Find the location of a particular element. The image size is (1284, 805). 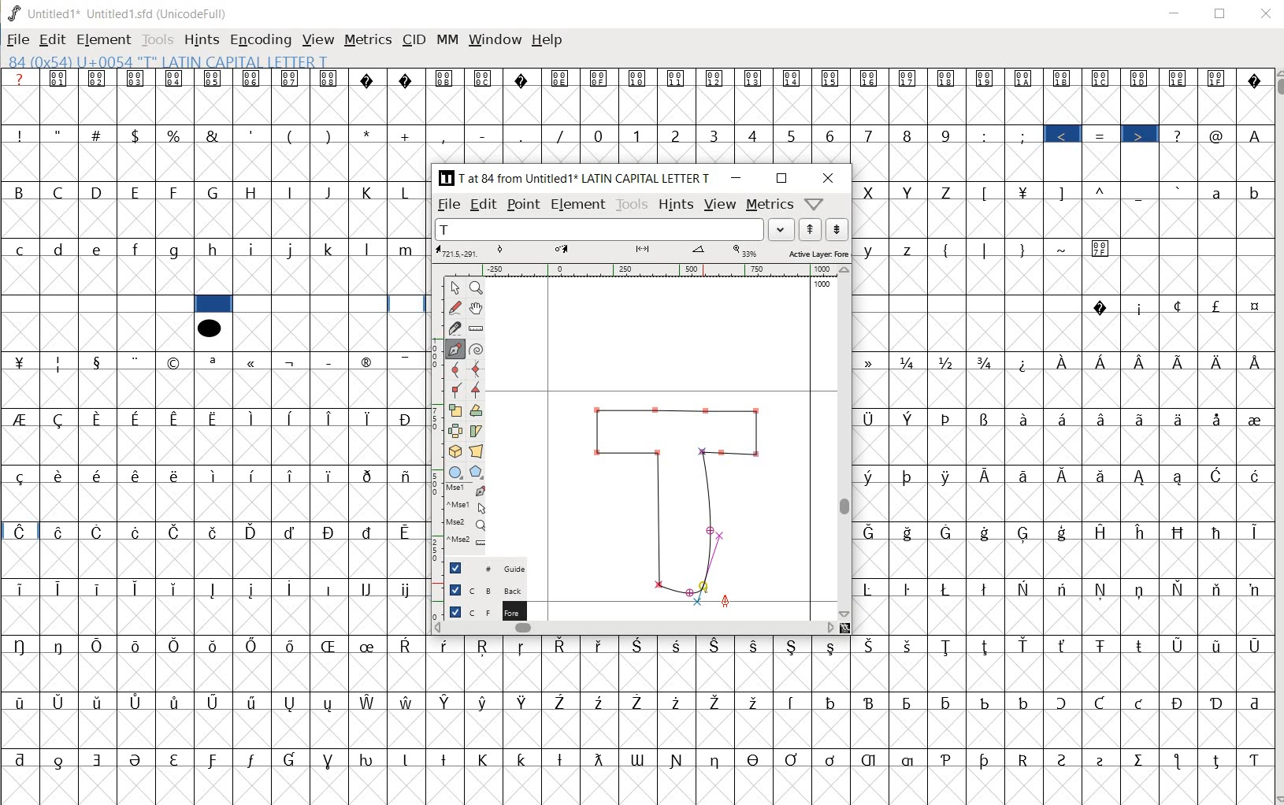

Symbol is located at coordinates (369, 702).